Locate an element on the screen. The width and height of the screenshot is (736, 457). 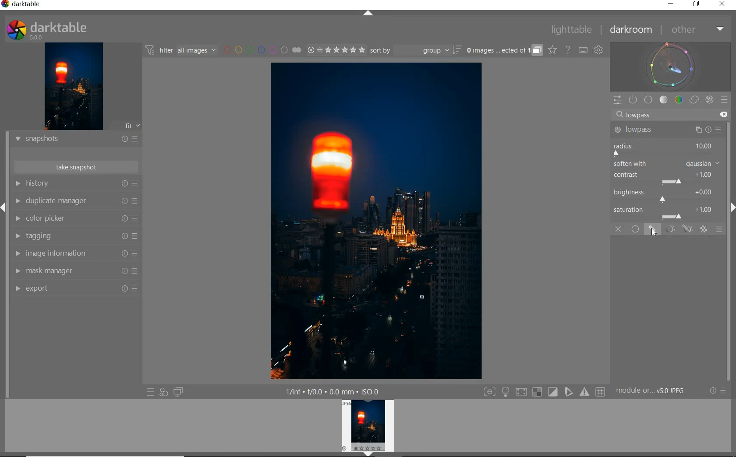
Resets is located at coordinates (124, 137).